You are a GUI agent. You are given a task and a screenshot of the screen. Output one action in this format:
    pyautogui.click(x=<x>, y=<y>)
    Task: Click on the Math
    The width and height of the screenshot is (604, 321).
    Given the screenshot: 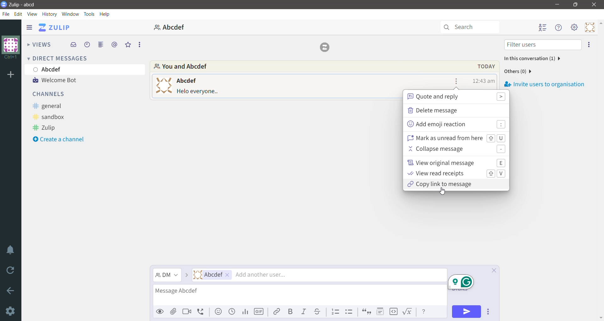 What is the action you would take?
    pyautogui.click(x=408, y=312)
    